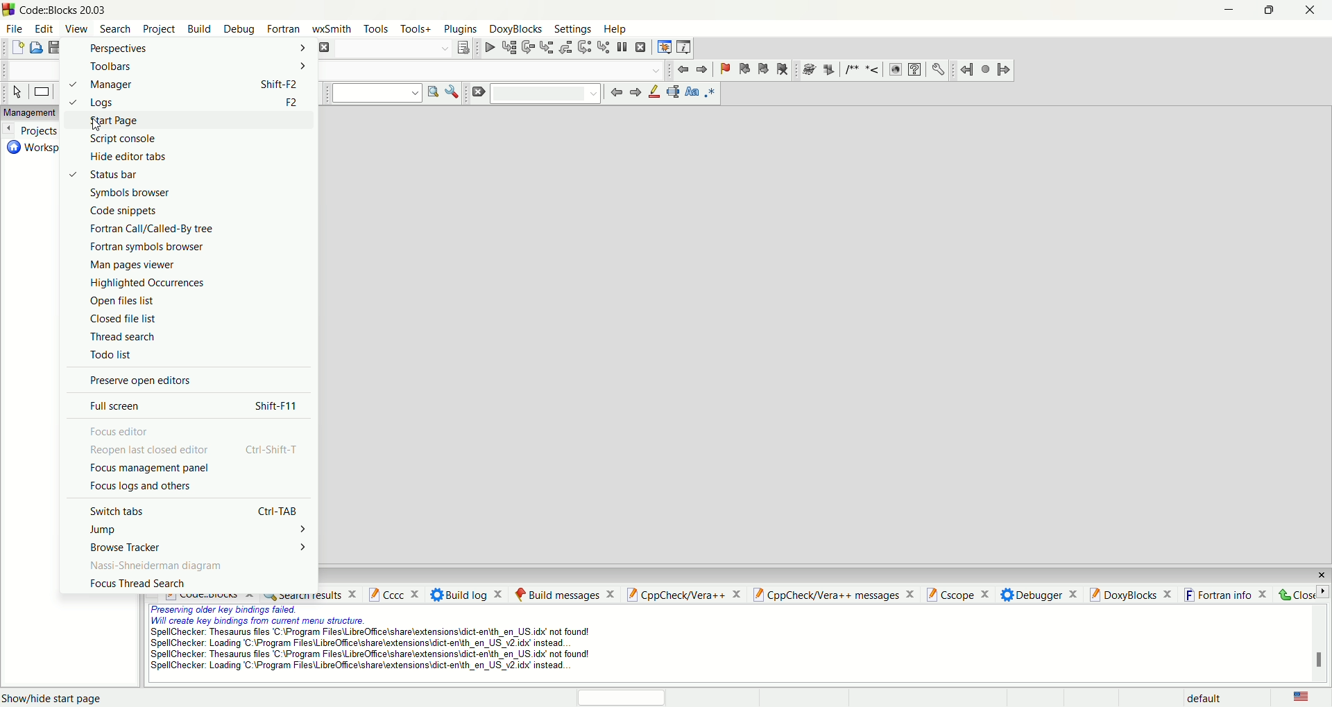 This screenshot has width=1332, height=707. What do you see at coordinates (131, 193) in the screenshot?
I see `symbol browser` at bounding box center [131, 193].